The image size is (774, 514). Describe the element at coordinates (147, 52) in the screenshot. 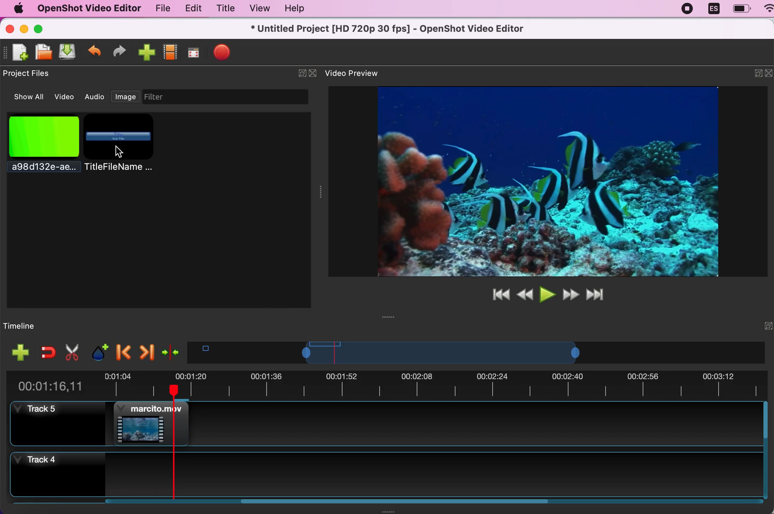

I see `import file` at that location.